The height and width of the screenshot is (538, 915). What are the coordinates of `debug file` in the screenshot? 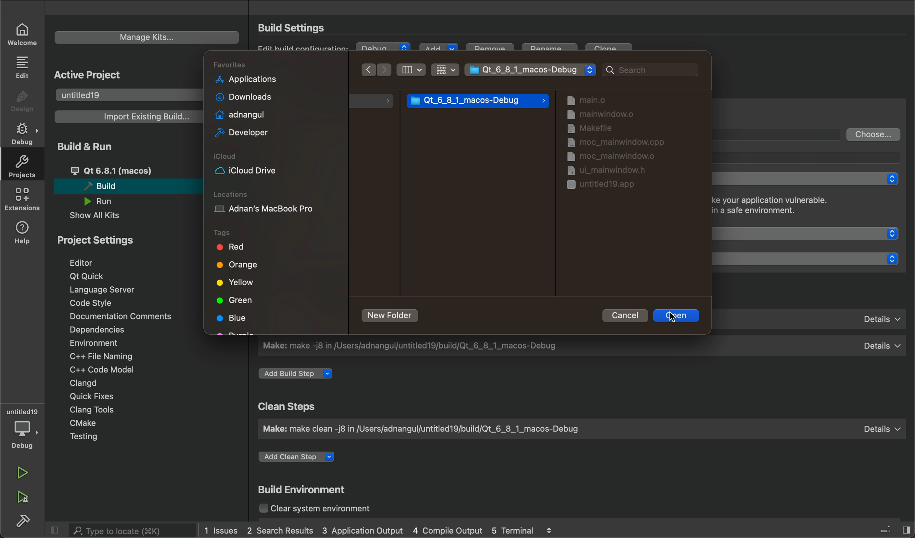 It's located at (478, 101).